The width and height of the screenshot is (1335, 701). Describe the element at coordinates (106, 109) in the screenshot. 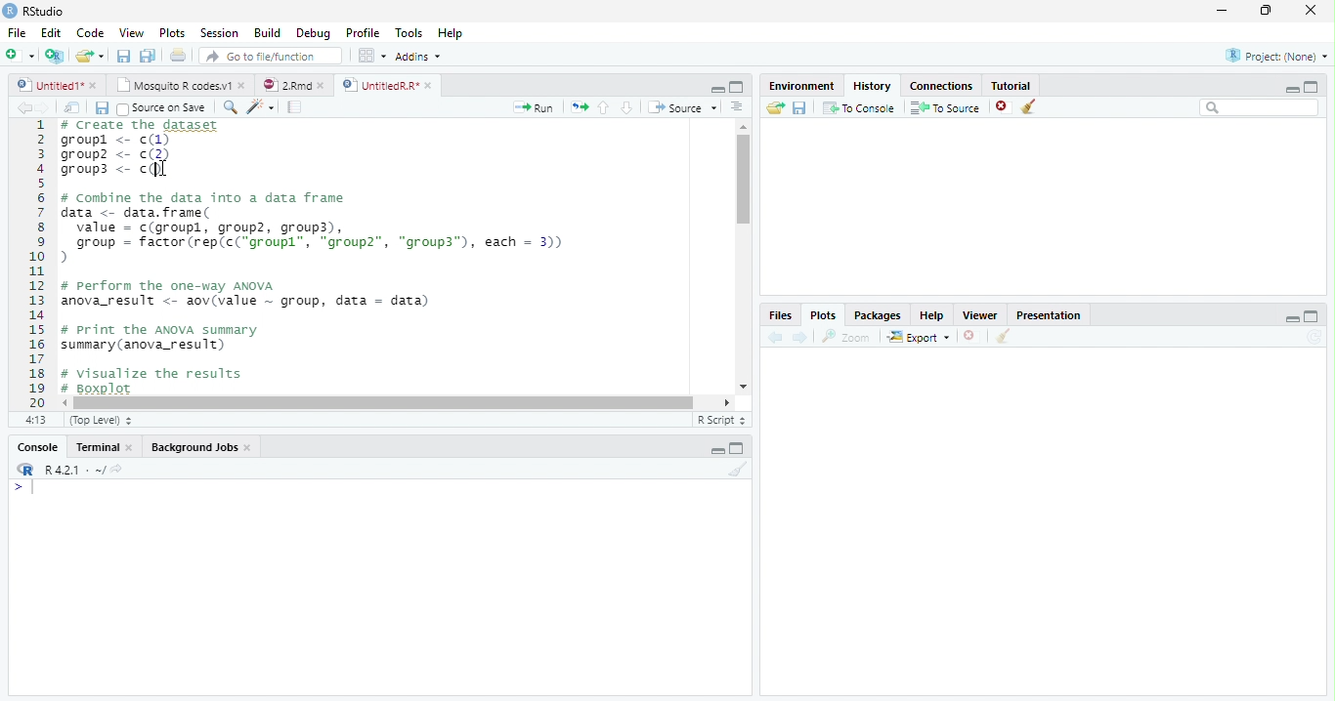

I see `Save all` at that location.